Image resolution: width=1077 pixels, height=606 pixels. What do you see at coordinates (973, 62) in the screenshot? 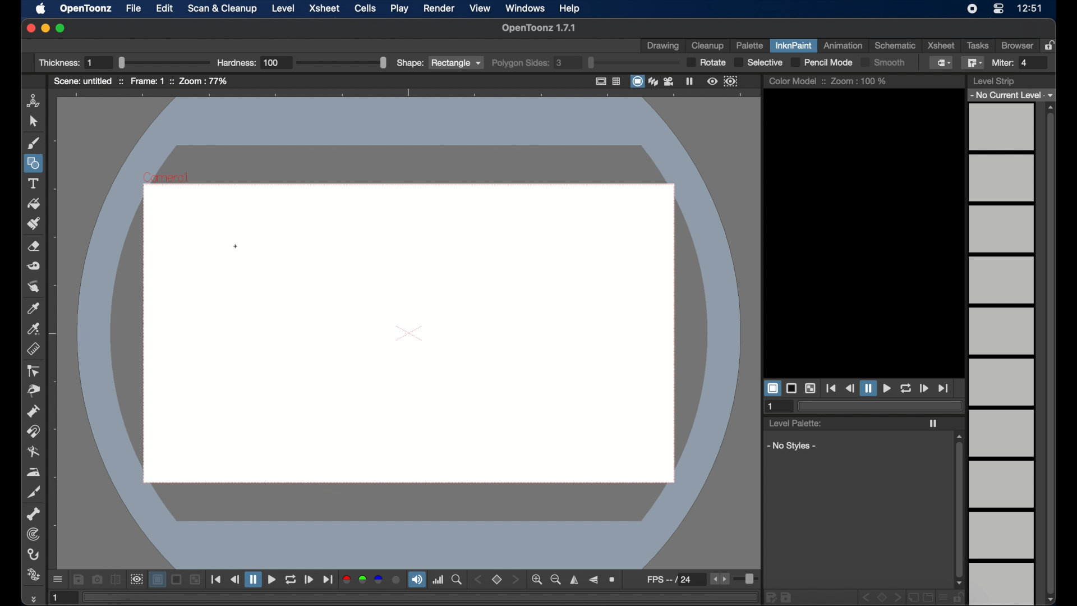
I see `polyline fill tool` at bounding box center [973, 62].